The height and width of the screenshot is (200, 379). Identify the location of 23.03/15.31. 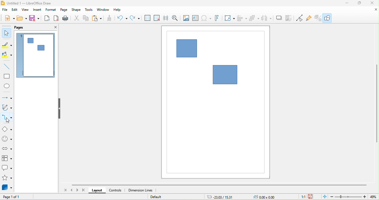
(222, 197).